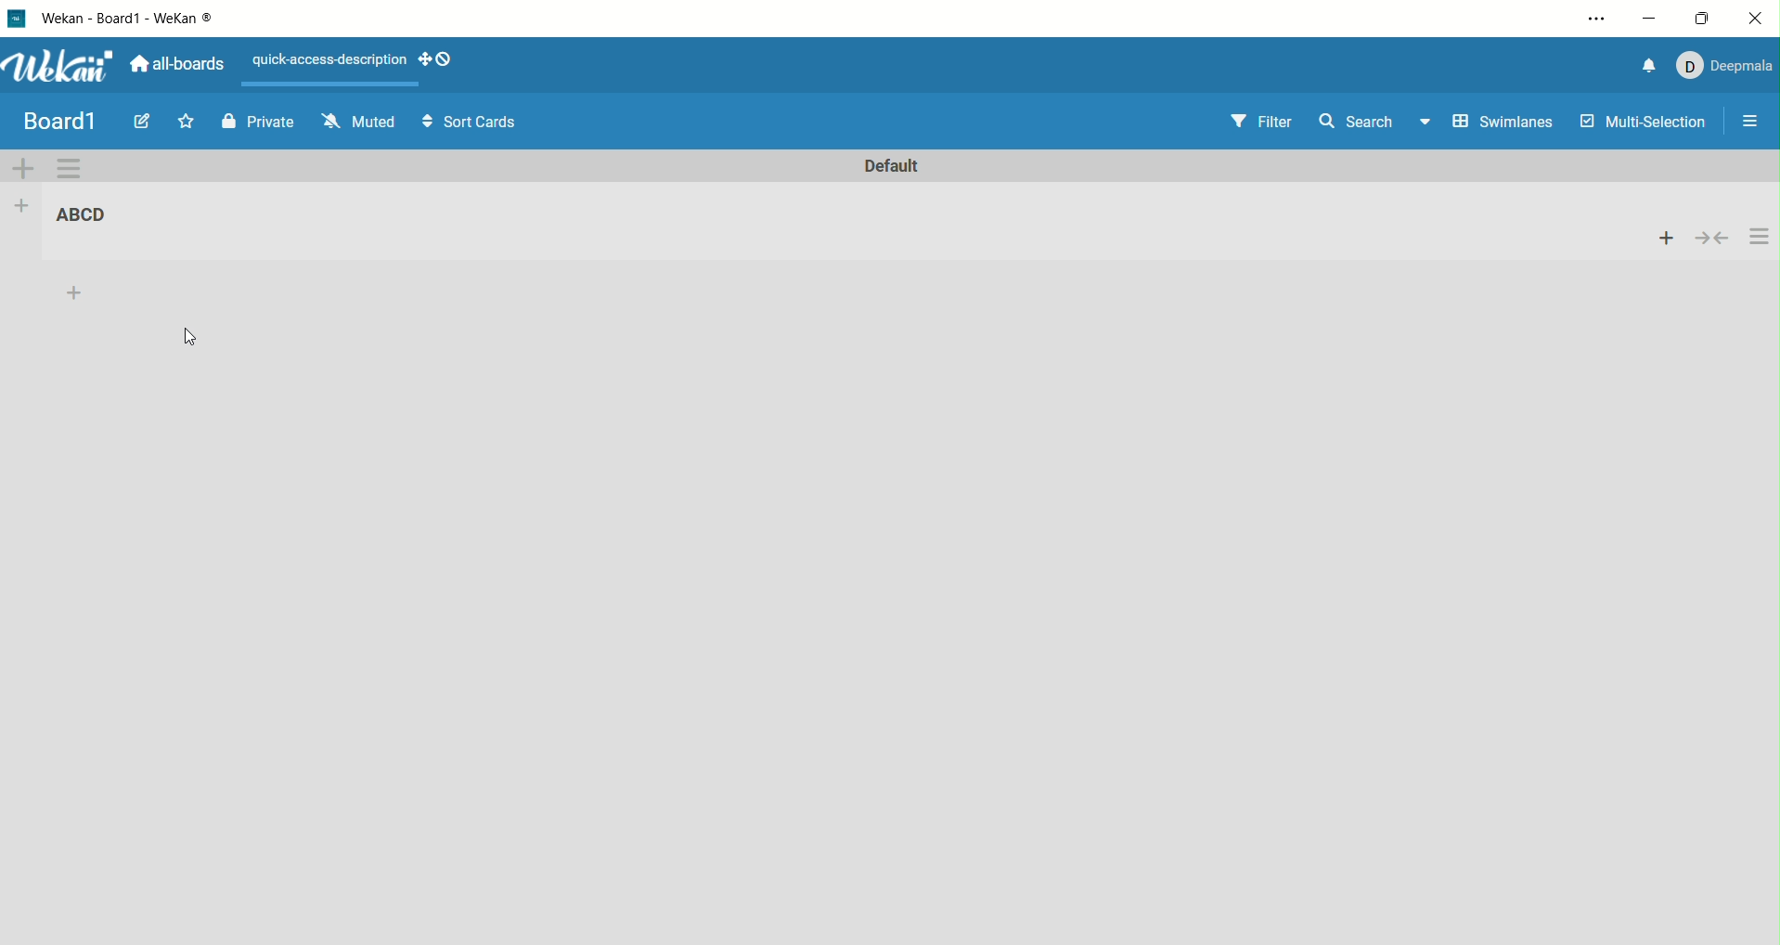 The width and height of the screenshot is (1780, 945). I want to click on muted, so click(359, 120).